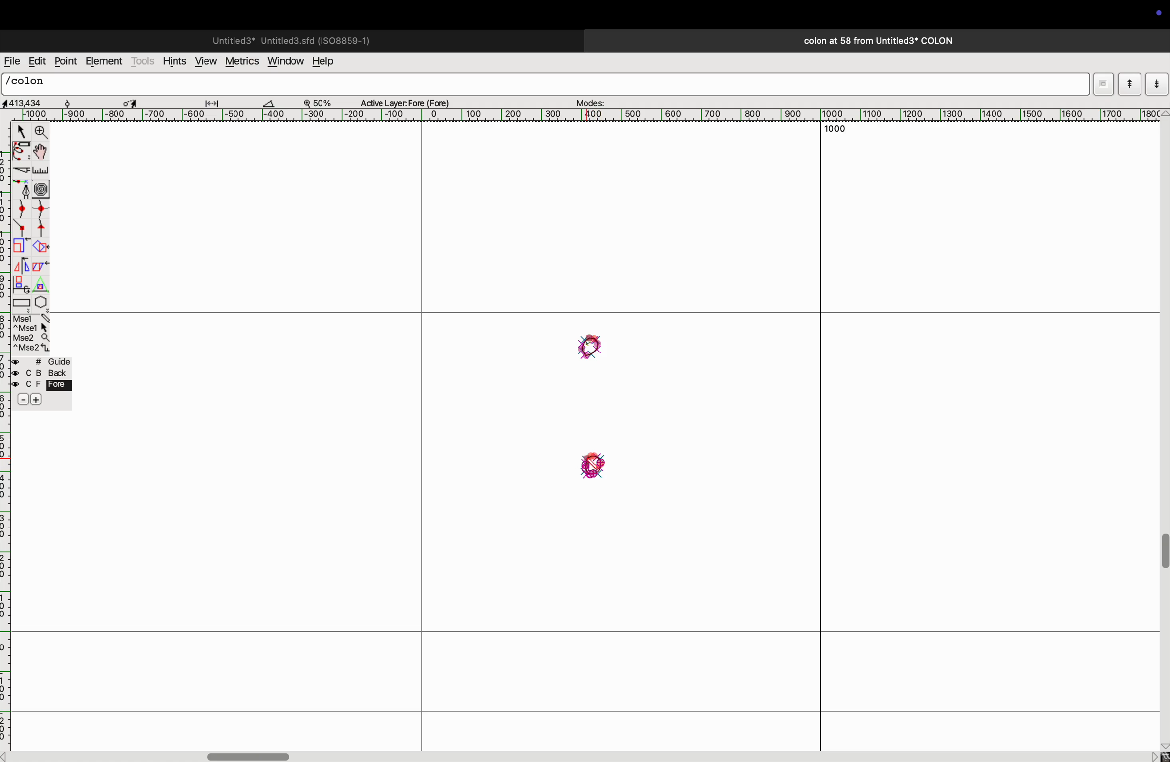 The width and height of the screenshot is (1170, 762). Describe the element at coordinates (241, 61) in the screenshot. I see `metrics` at that location.